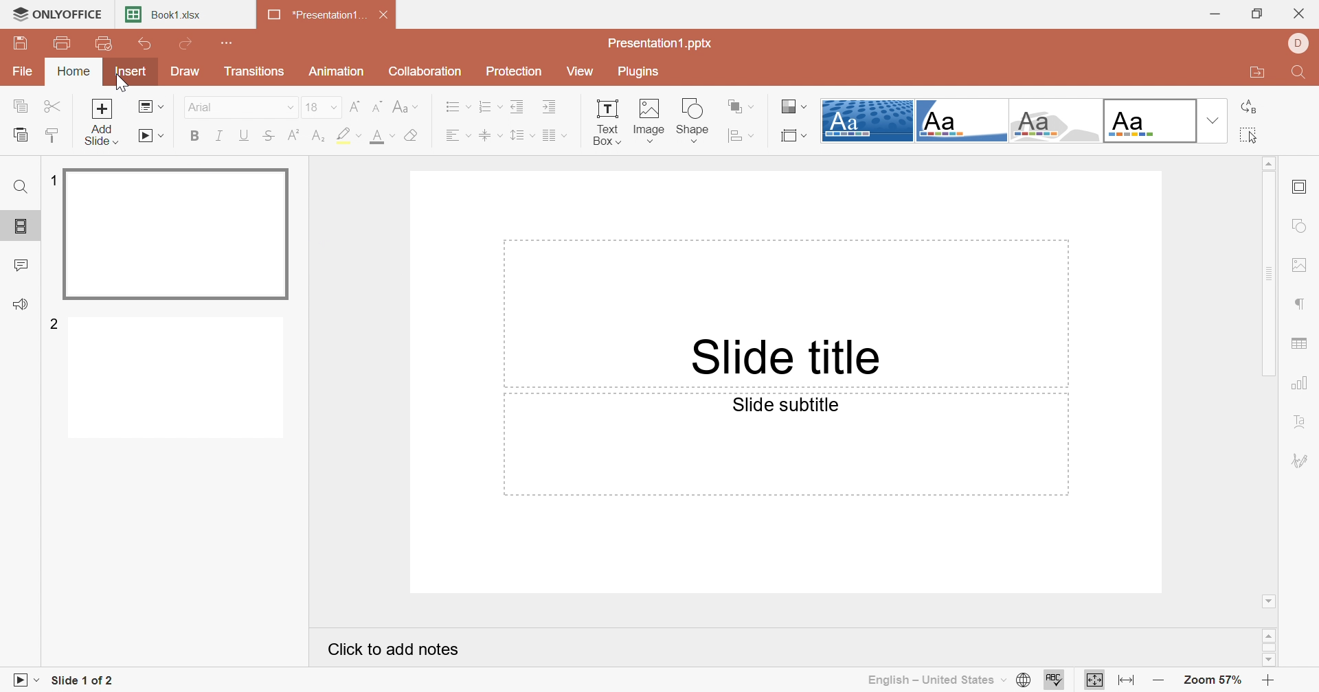 The height and width of the screenshot is (692, 1319). What do you see at coordinates (308, 106) in the screenshot?
I see `18` at bounding box center [308, 106].